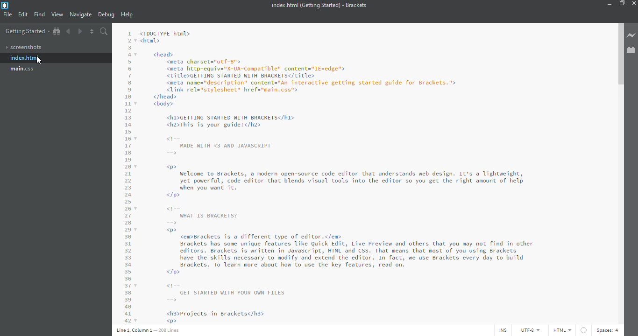 This screenshot has height=336, width=638. Describe the element at coordinates (92, 31) in the screenshot. I see `split editor` at that location.